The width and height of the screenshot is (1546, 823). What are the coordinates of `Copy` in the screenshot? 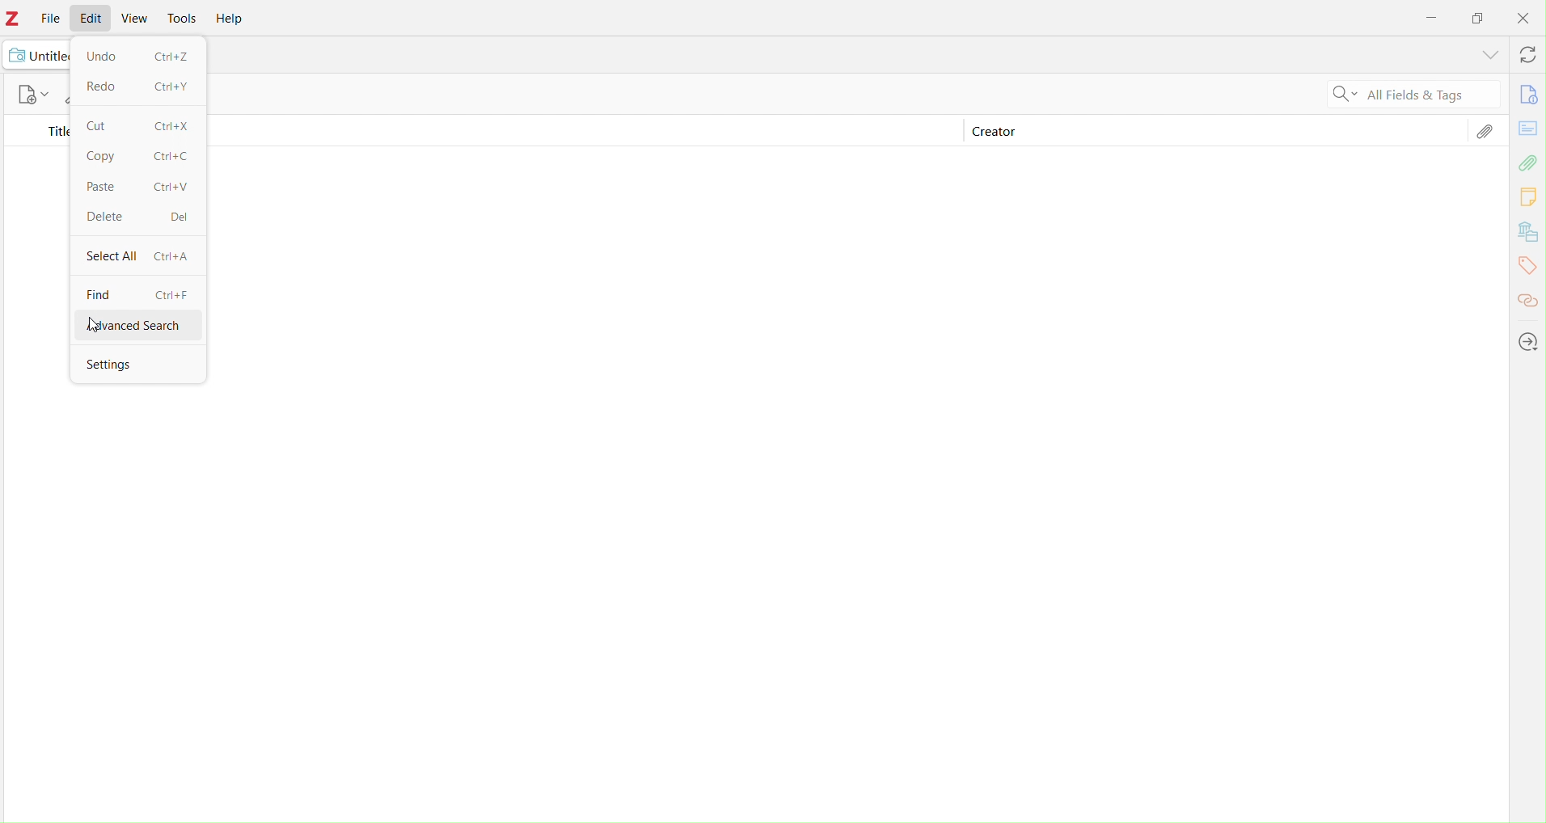 It's located at (139, 156).